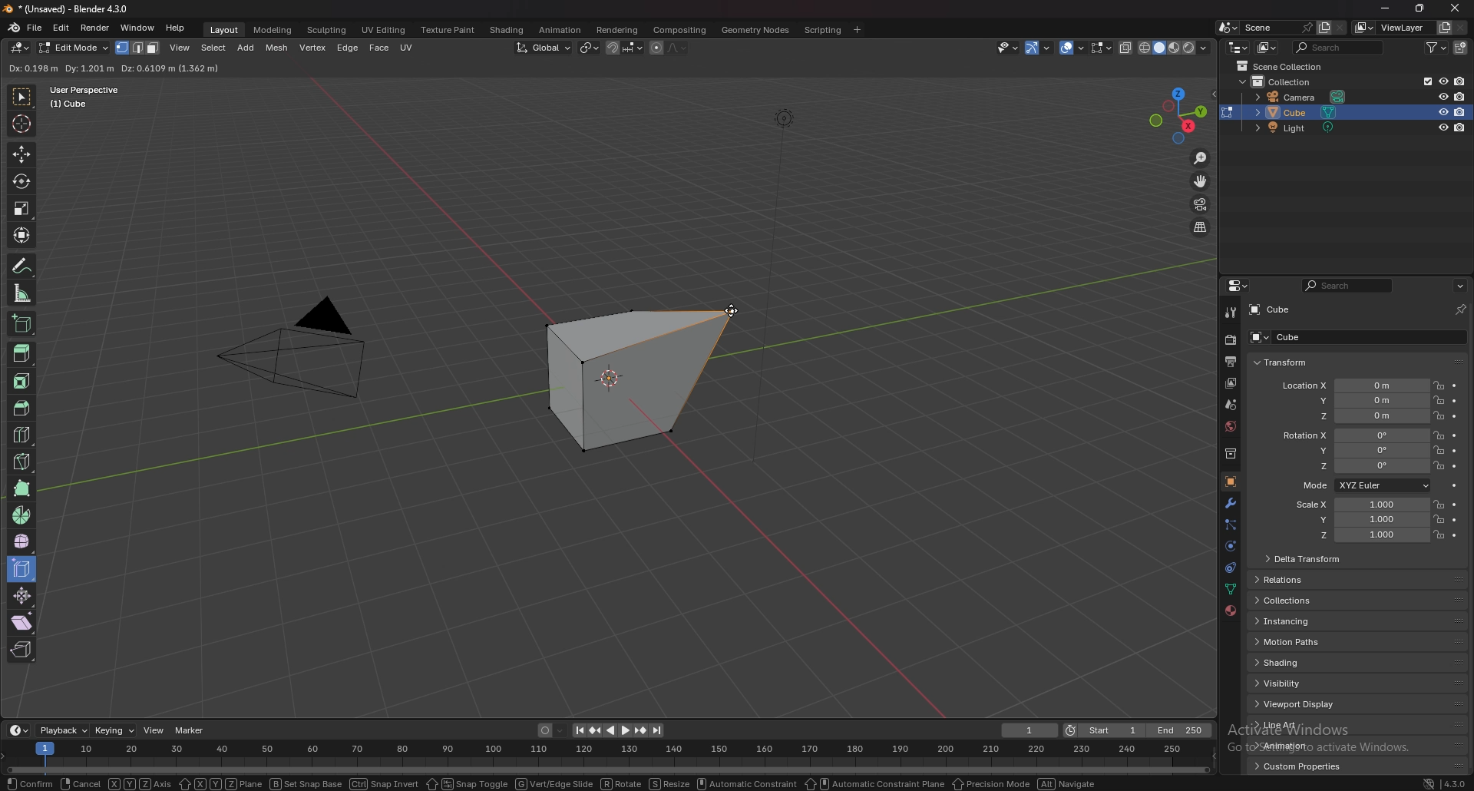 Image resolution: width=1474 pixels, height=791 pixels. I want to click on cube, so click(1334, 338).